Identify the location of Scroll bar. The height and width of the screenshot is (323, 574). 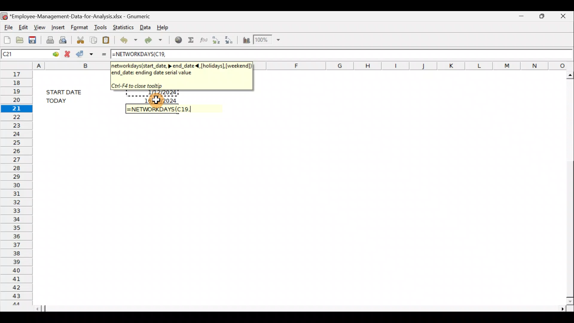
(567, 186).